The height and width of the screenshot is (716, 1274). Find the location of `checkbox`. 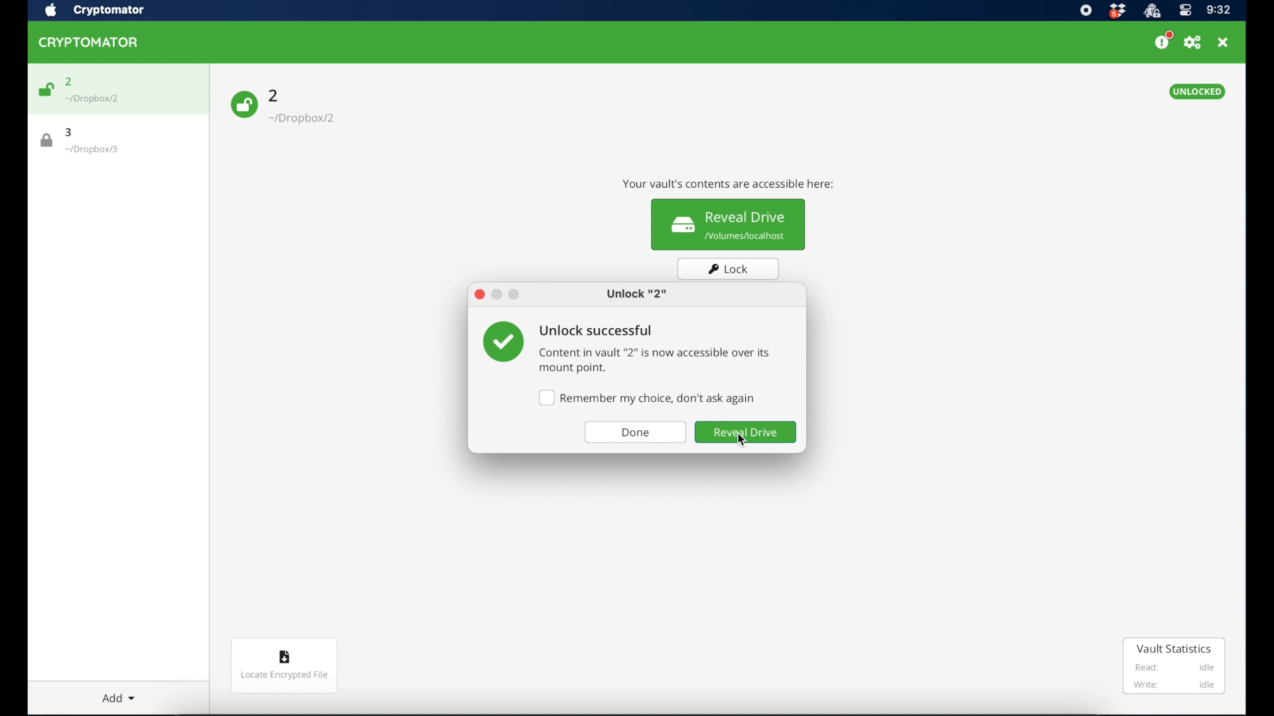

checkbox is located at coordinates (647, 398).